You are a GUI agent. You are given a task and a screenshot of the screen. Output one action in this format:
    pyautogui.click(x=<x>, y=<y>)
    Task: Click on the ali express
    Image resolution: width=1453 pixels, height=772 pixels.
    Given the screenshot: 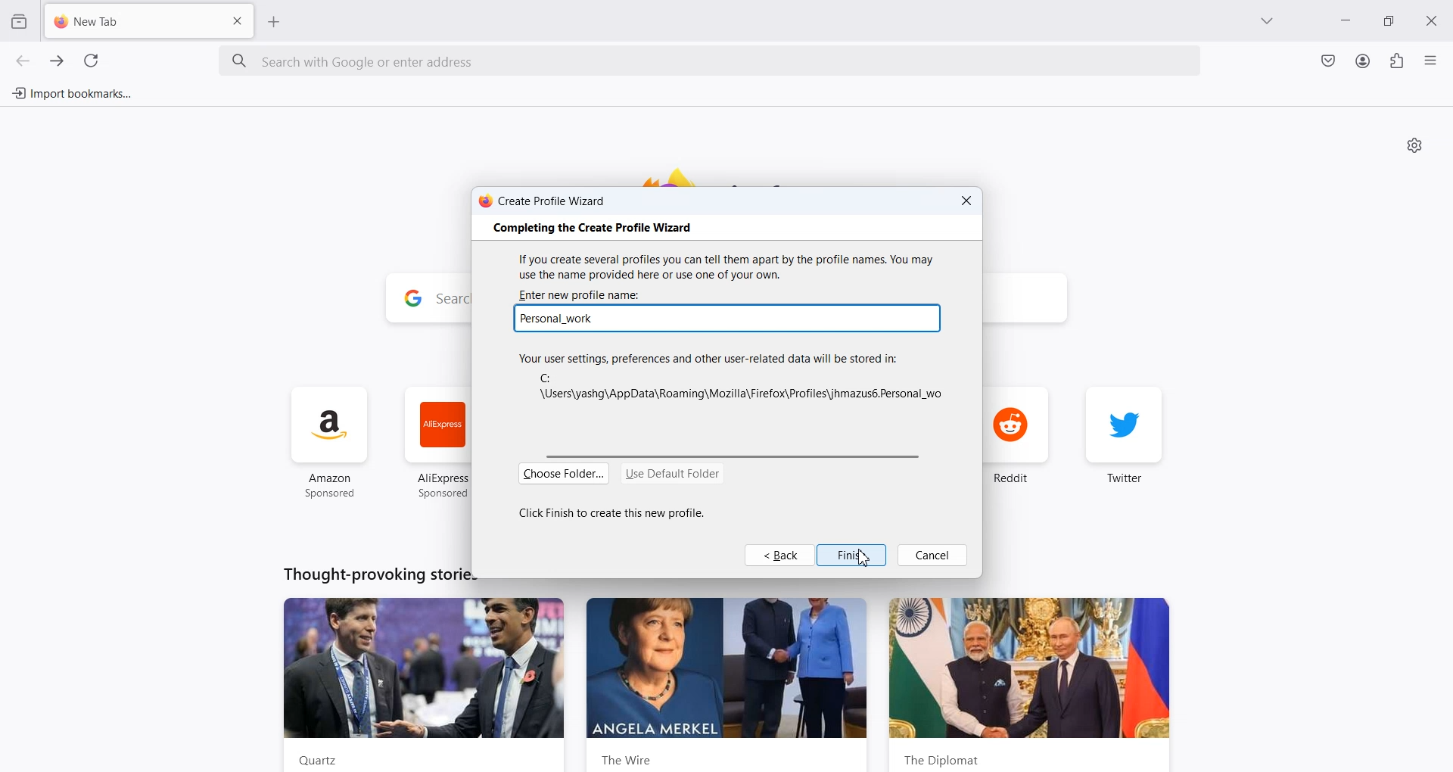 What is the action you would take?
    pyautogui.click(x=439, y=440)
    